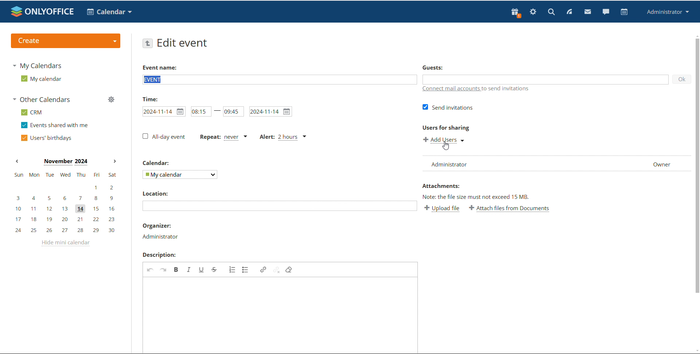  What do you see at coordinates (277, 270) in the screenshot?
I see `unlink` at bounding box center [277, 270].